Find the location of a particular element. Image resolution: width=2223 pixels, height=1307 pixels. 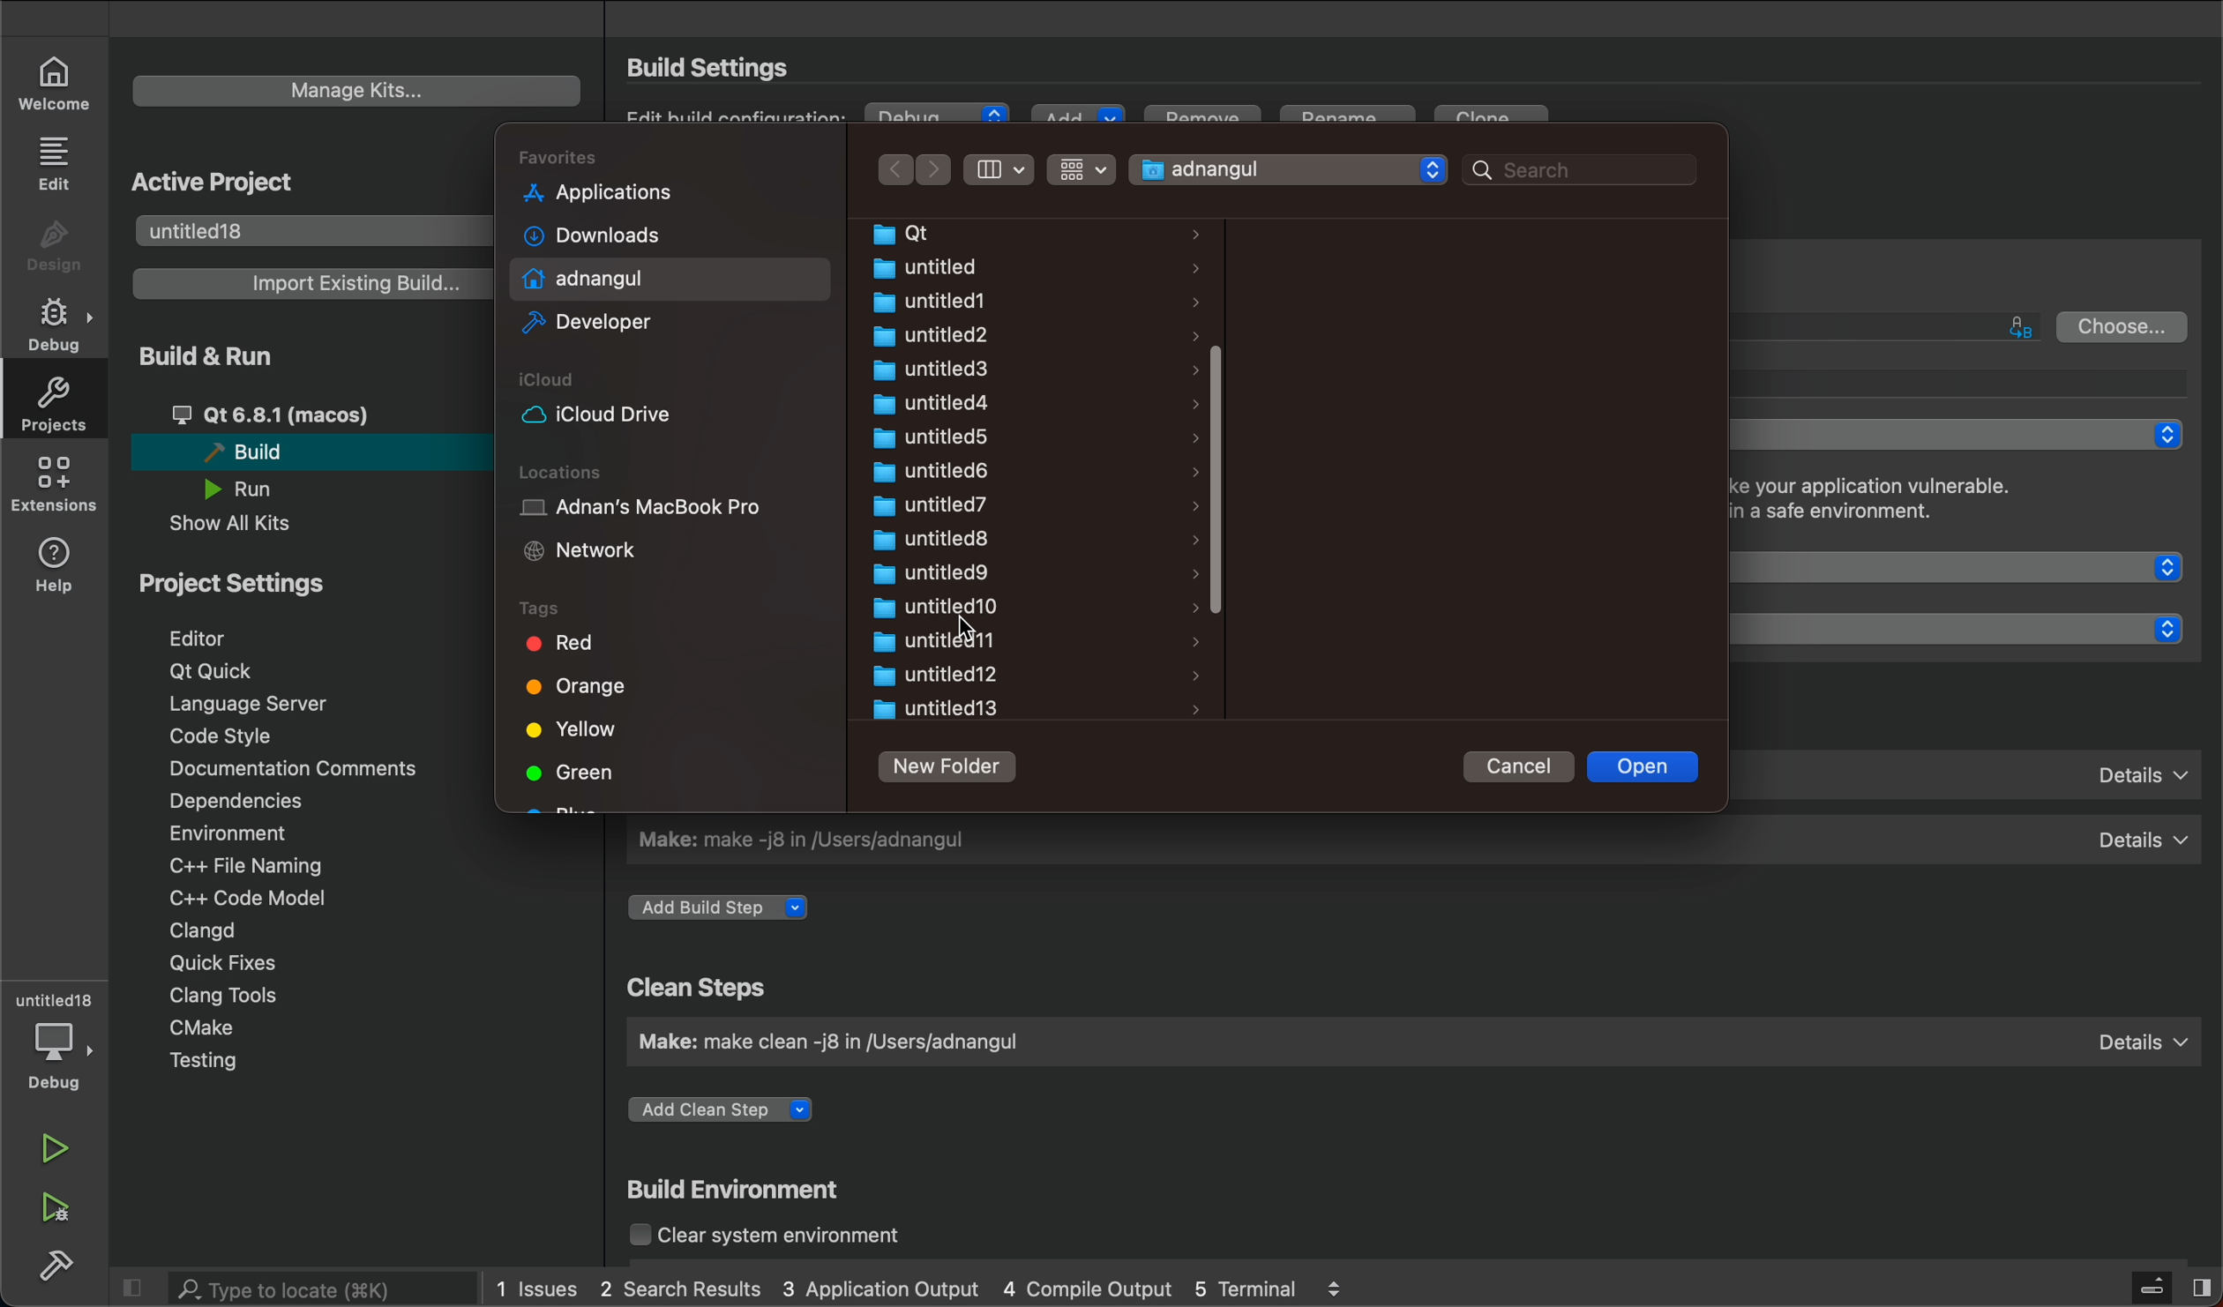

untitled5 is located at coordinates (1013, 437).